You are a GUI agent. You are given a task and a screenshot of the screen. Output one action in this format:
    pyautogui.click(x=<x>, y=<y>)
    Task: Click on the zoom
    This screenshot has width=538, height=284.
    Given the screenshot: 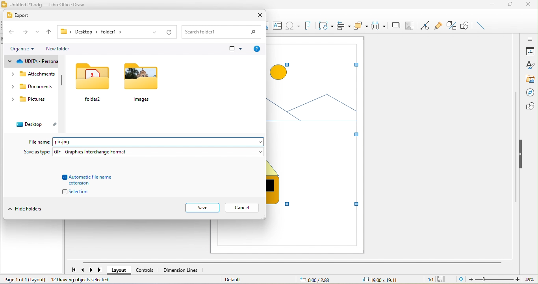 What is the action you would take?
    pyautogui.click(x=504, y=279)
    